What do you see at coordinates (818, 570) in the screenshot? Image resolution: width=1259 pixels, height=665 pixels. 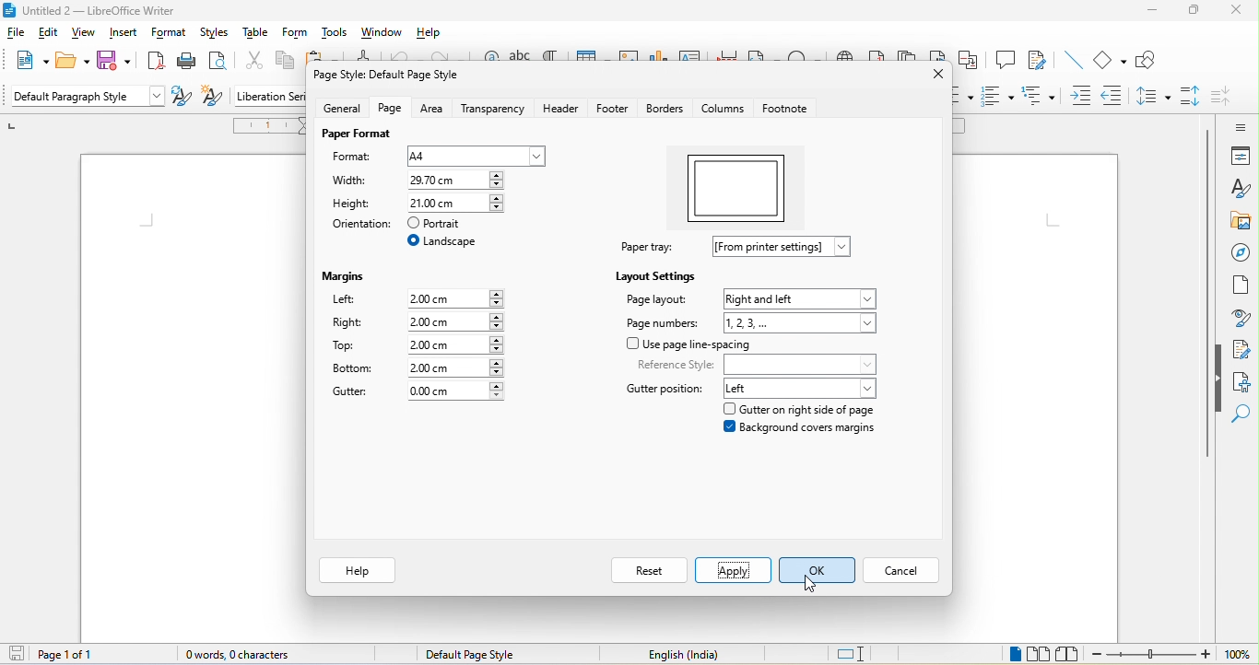 I see `select ok` at bounding box center [818, 570].